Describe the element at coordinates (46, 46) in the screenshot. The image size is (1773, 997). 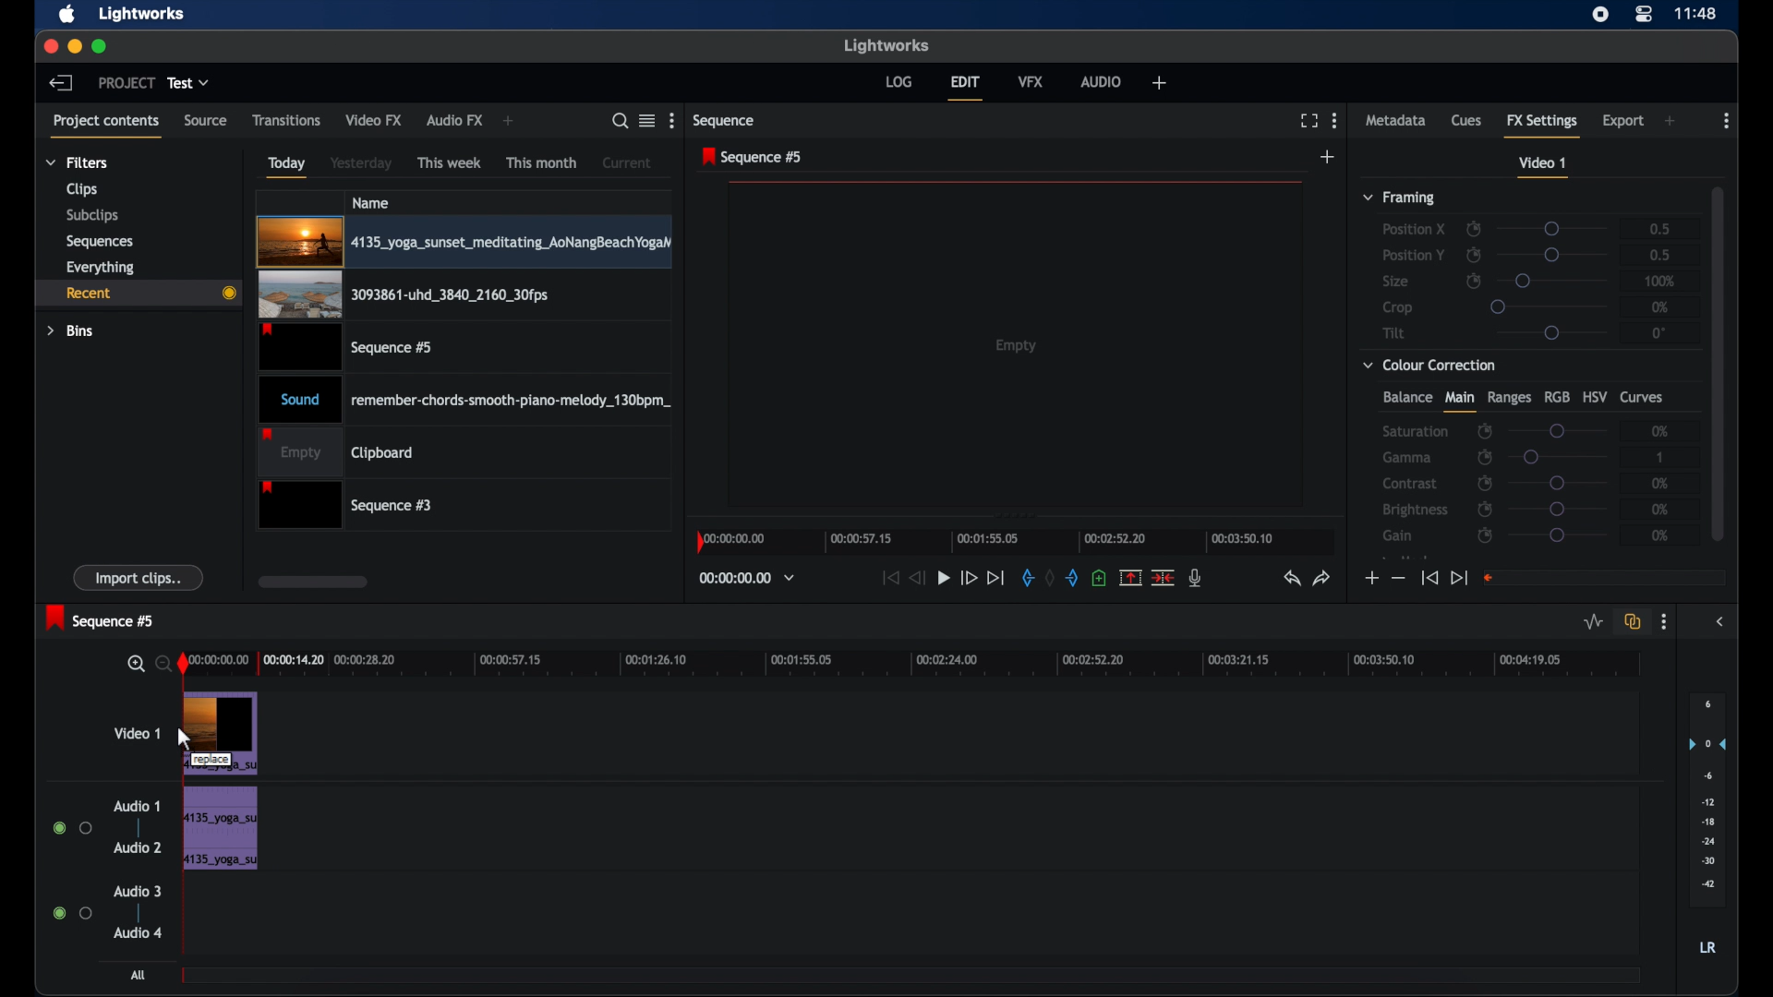
I see `close` at that location.